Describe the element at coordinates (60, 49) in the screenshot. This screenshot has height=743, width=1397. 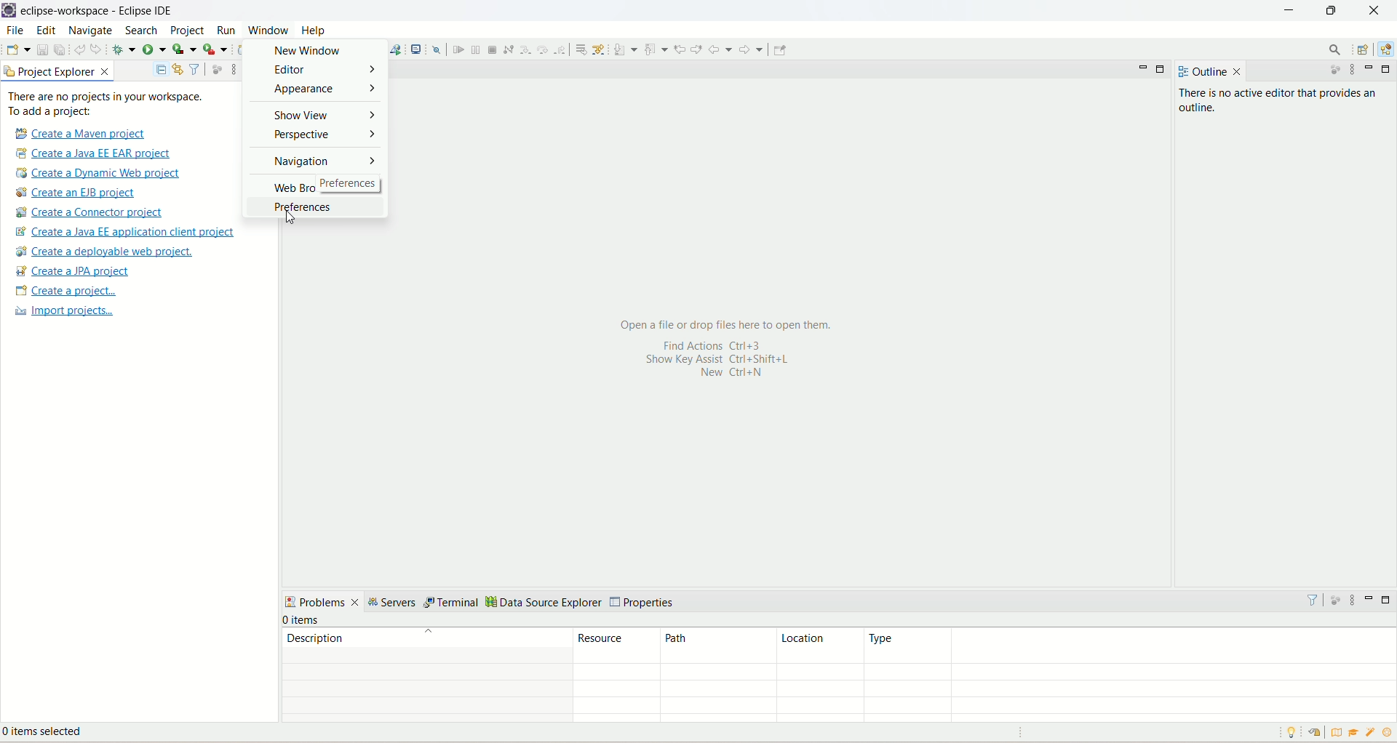
I see `save all` at that location.